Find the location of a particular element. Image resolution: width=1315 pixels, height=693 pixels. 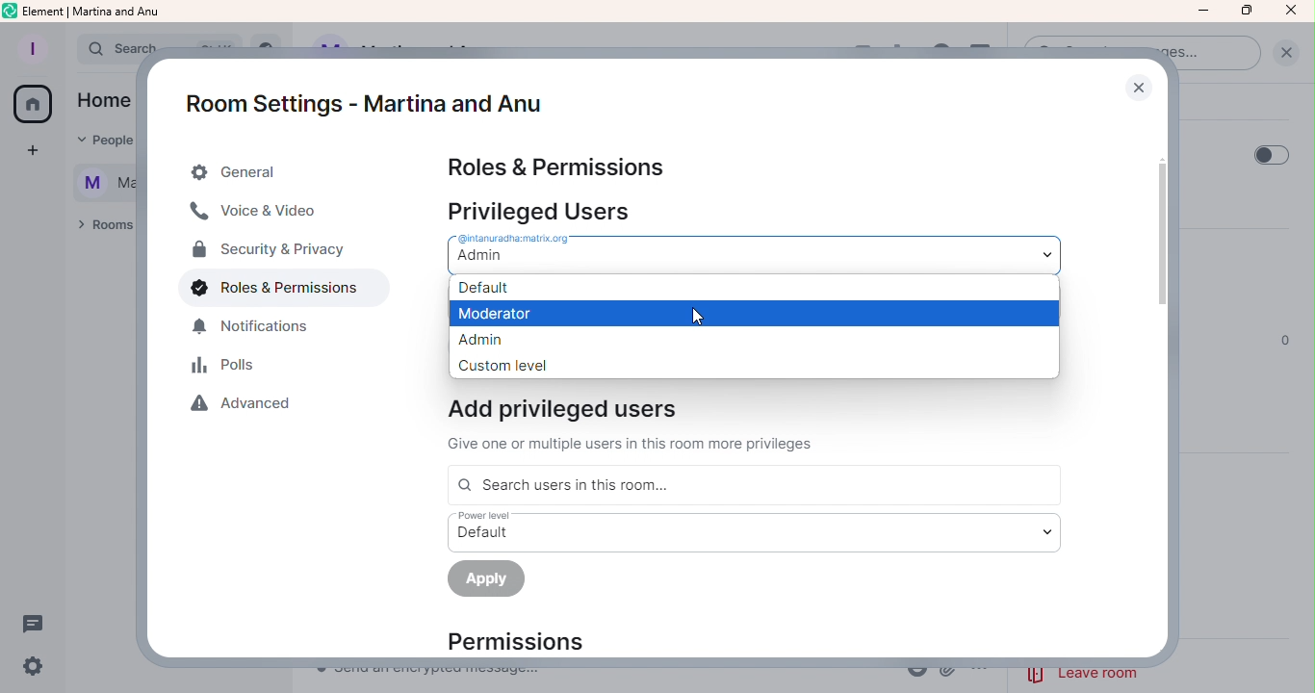

Advanced is located at coordinates (249, 408).